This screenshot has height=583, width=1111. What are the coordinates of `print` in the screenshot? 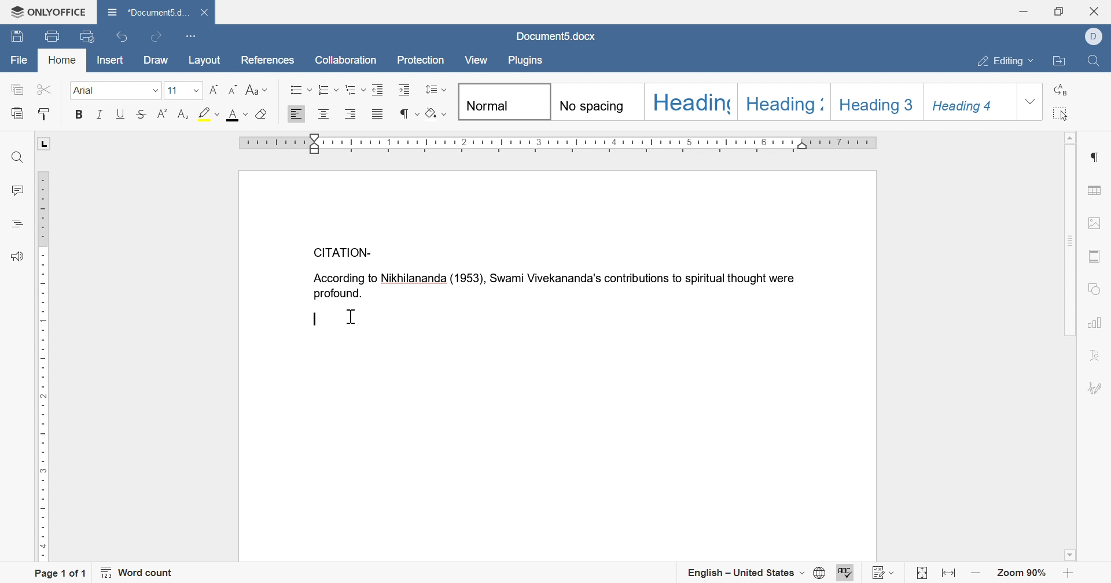 It's located at (51, 36).